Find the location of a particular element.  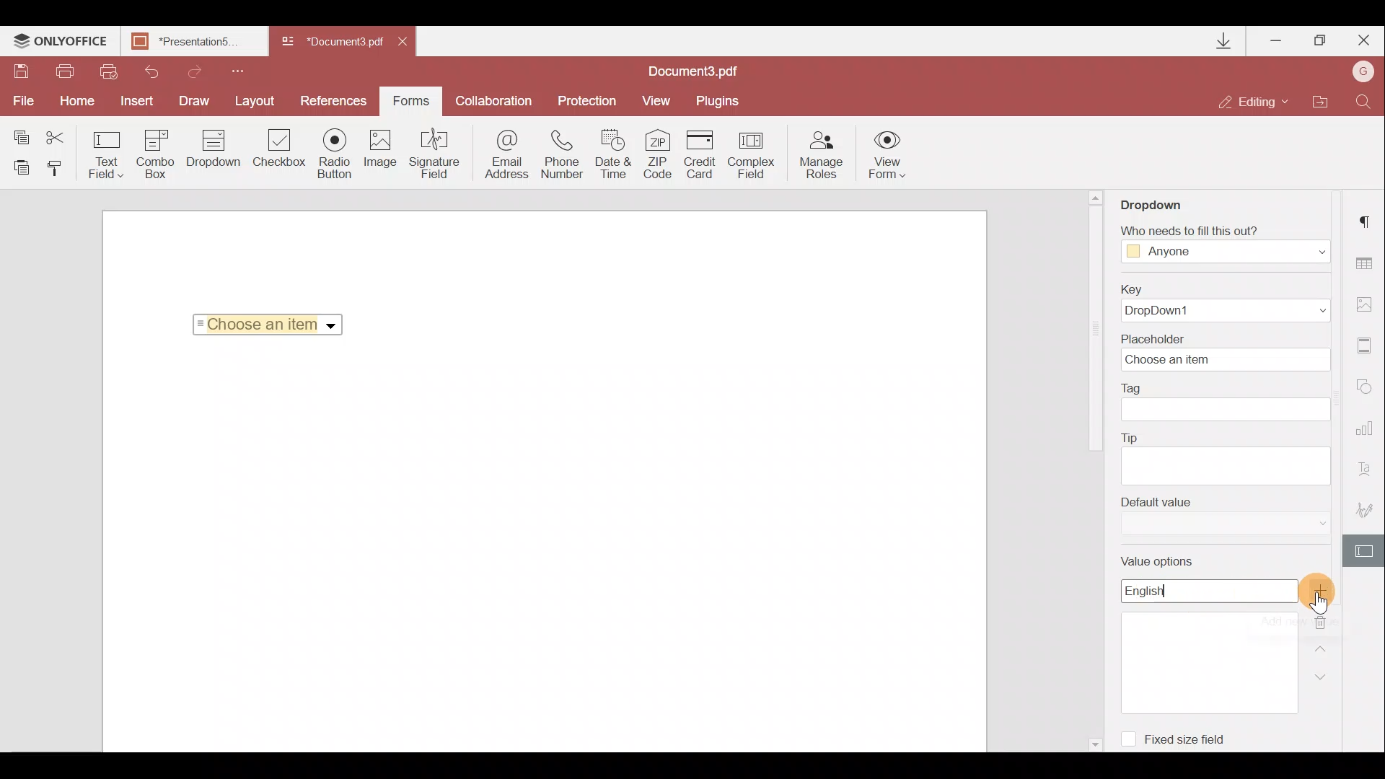

Who needs to fill this out? is located at coordinates (1225, 239).